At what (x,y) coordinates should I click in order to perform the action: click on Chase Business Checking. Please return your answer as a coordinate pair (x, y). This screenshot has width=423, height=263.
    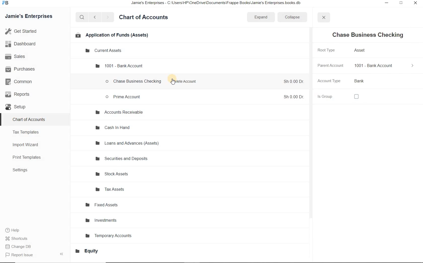
    Looking at the image, I should click on (367, 35).